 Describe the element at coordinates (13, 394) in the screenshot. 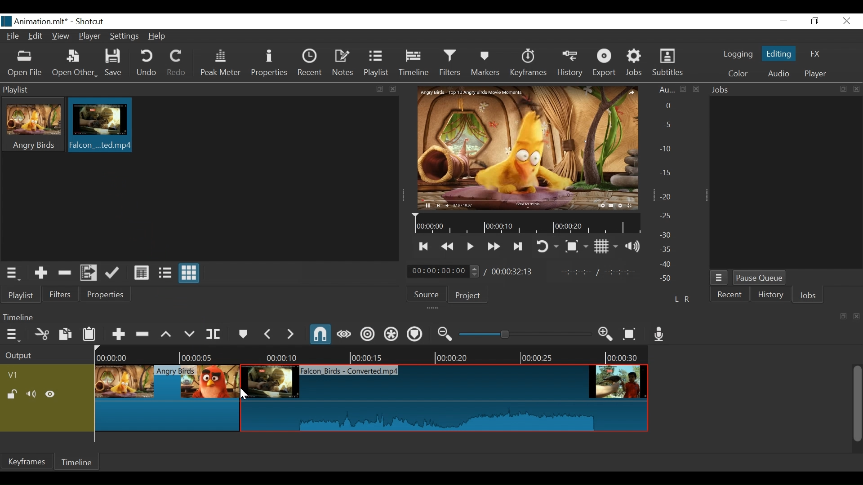

I see `(un)lock track` at that location.